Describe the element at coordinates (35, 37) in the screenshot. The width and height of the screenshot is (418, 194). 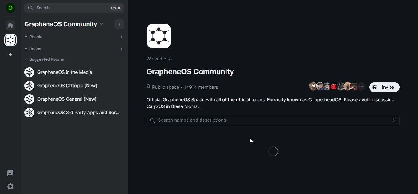
I see `people` at that location.